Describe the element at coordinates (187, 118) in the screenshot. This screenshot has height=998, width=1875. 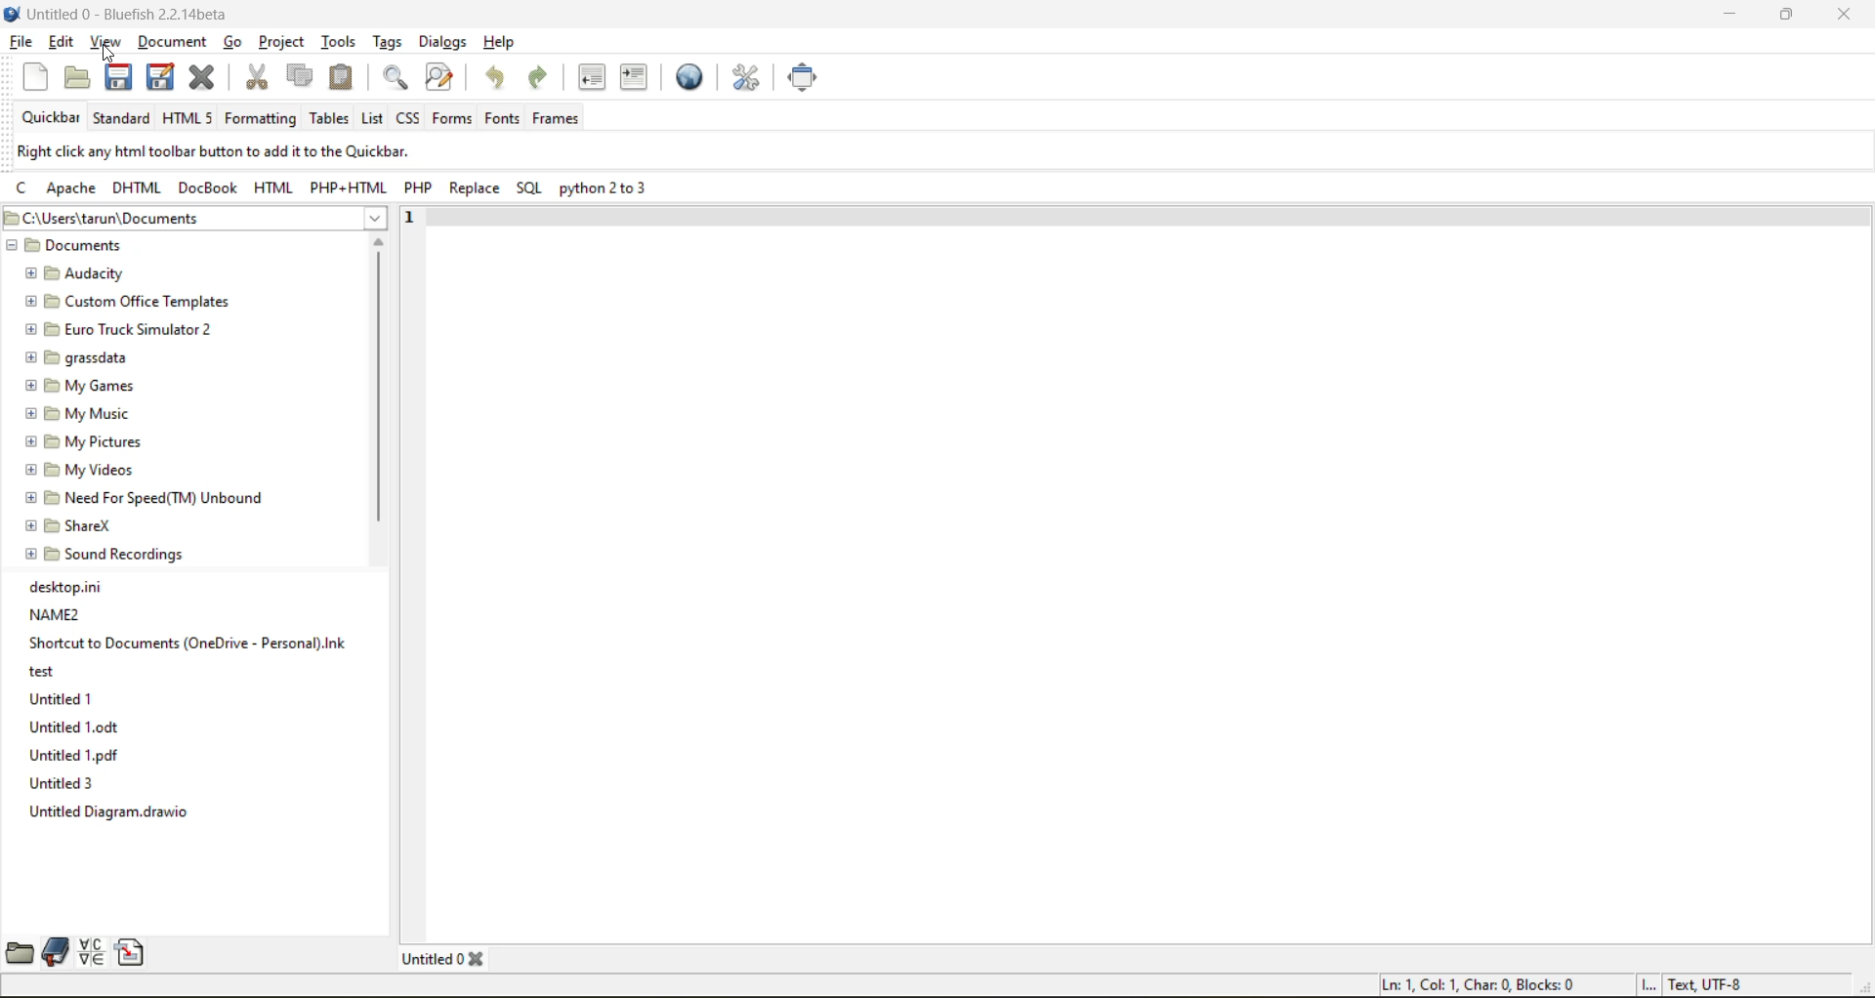
I see `html 5` at that location.